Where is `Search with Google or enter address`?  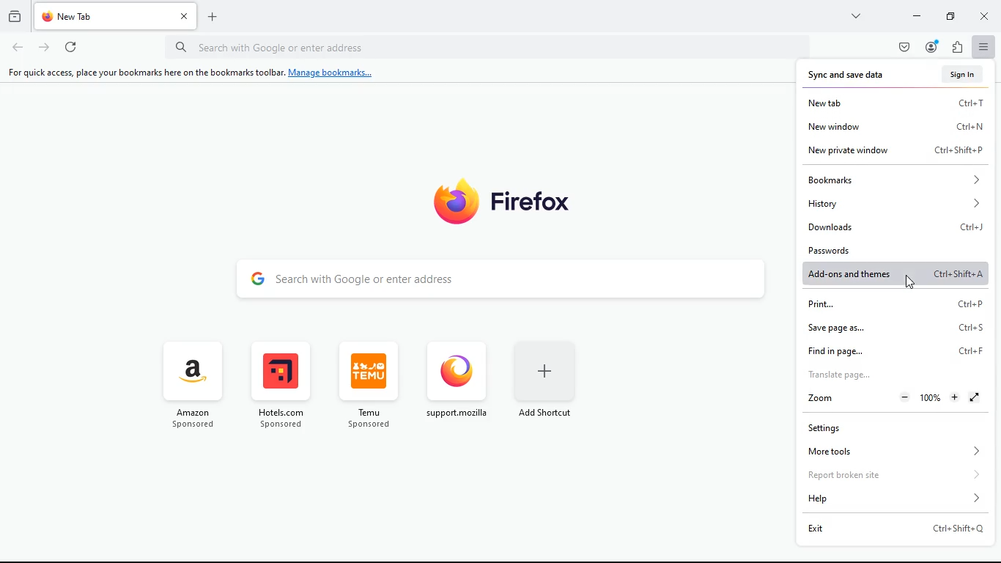 Search with Google or enter address is located at coordinates (503, 277).